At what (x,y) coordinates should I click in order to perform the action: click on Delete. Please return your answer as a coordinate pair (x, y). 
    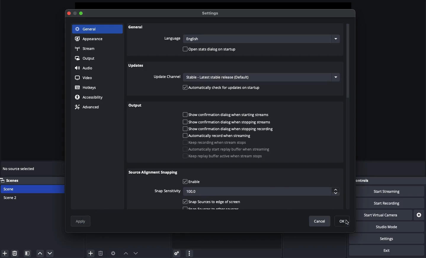
    Looking at the image, I should click on (16, 253).